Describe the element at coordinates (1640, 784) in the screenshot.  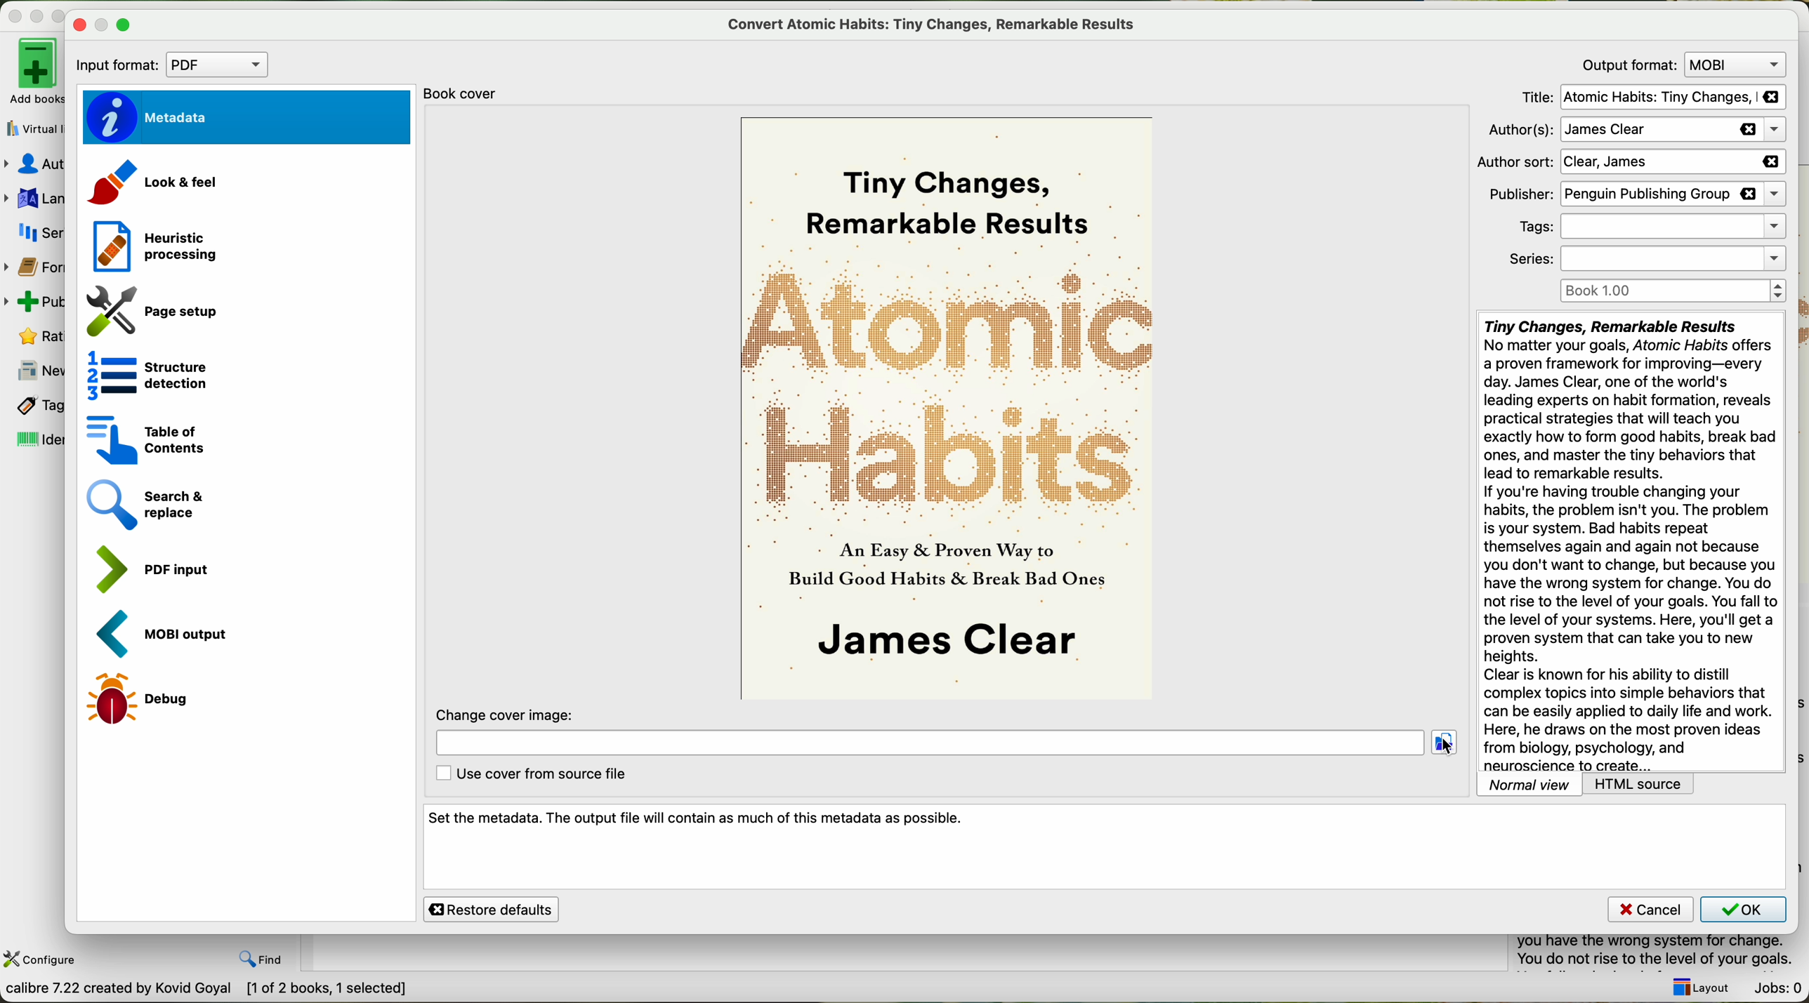
I see `HTML source` at that location.